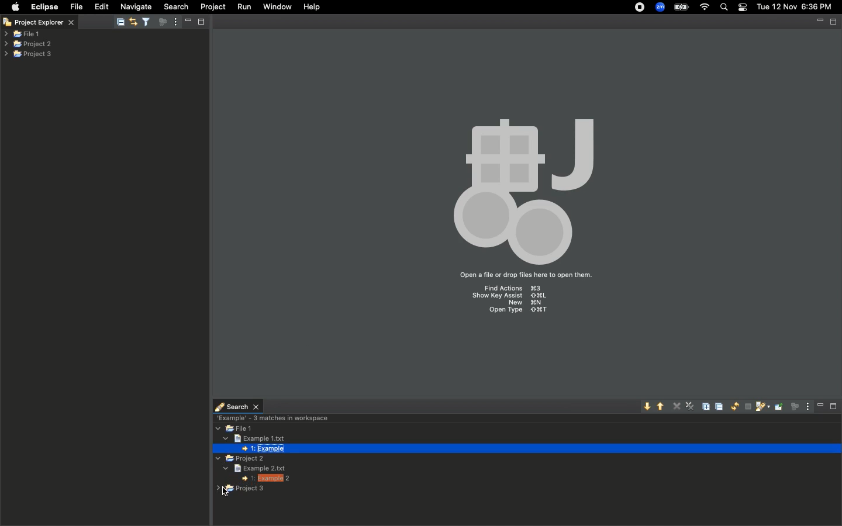 This screenshot has height=526, width=842. What do you see at coordinates (680, 7) in the screenshot?
I see `Charge` at bounding box center [680, 7].